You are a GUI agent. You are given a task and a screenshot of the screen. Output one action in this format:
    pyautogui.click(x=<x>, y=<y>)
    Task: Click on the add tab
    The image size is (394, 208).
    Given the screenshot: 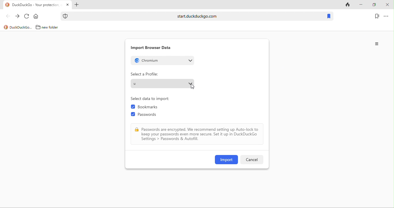 What is the action you would take?
    pyautogui.click(x=76, y=5)
    